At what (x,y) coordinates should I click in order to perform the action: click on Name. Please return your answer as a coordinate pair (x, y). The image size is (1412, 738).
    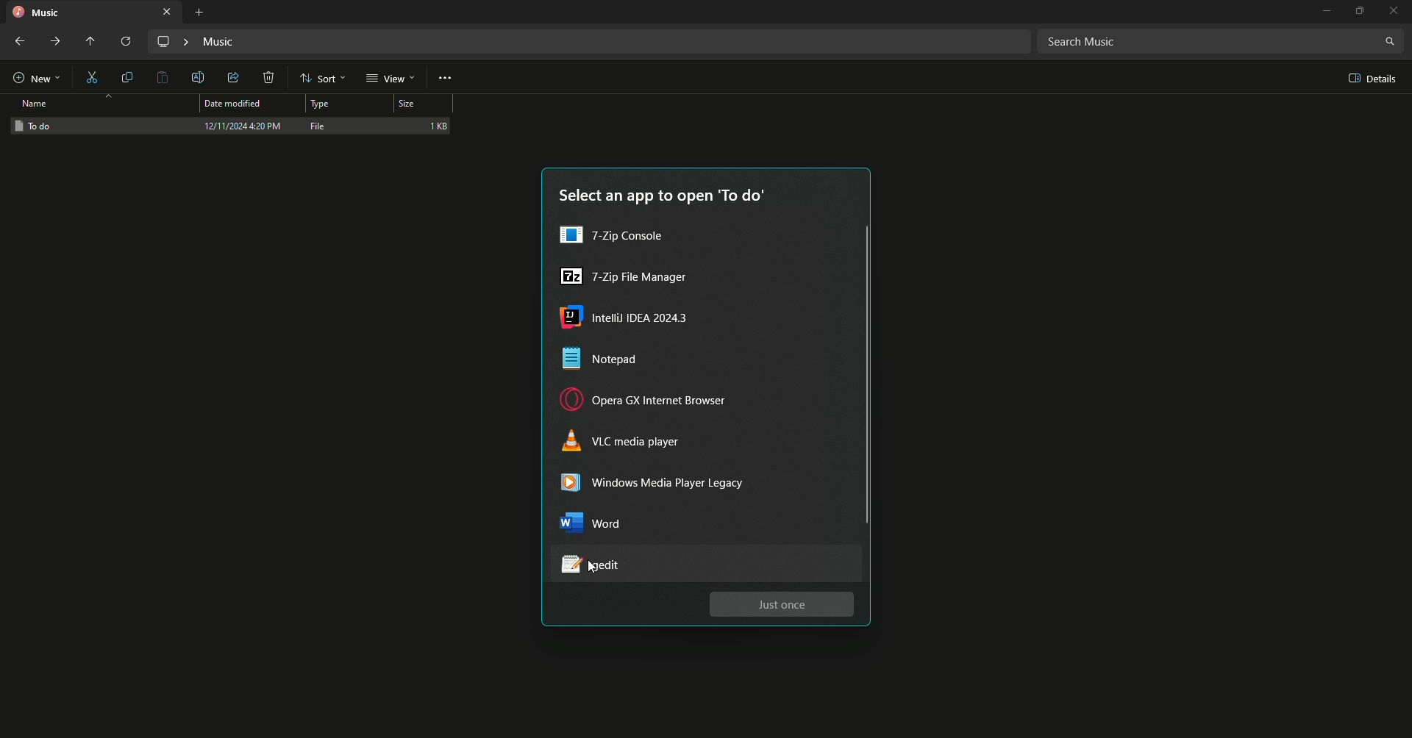
    Looking at the image, I should click on (36, 104).